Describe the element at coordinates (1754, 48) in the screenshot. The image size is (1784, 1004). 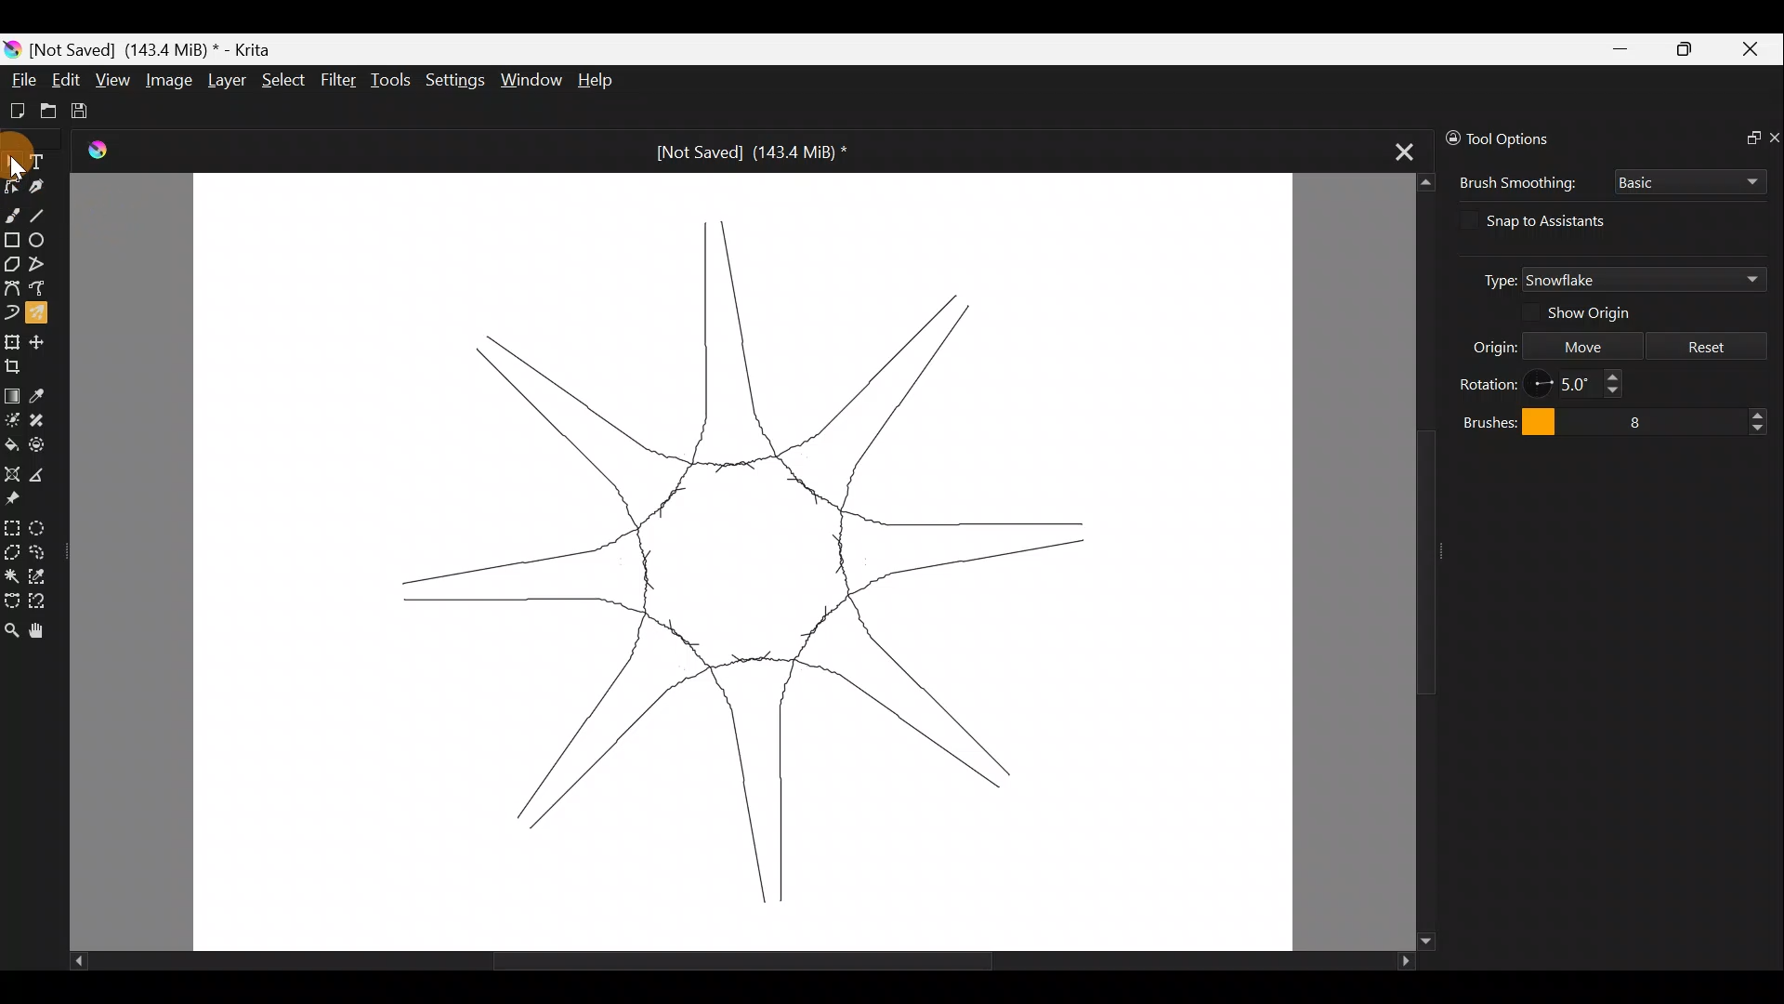
I see `Close` at that location.